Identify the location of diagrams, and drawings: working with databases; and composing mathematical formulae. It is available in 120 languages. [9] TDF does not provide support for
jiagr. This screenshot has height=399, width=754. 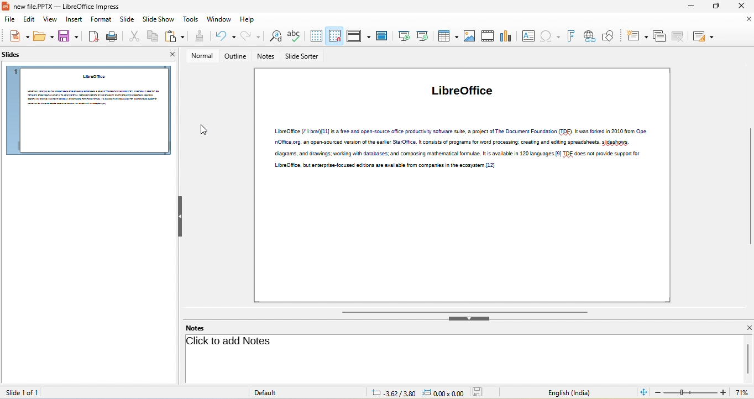
(458, 154).